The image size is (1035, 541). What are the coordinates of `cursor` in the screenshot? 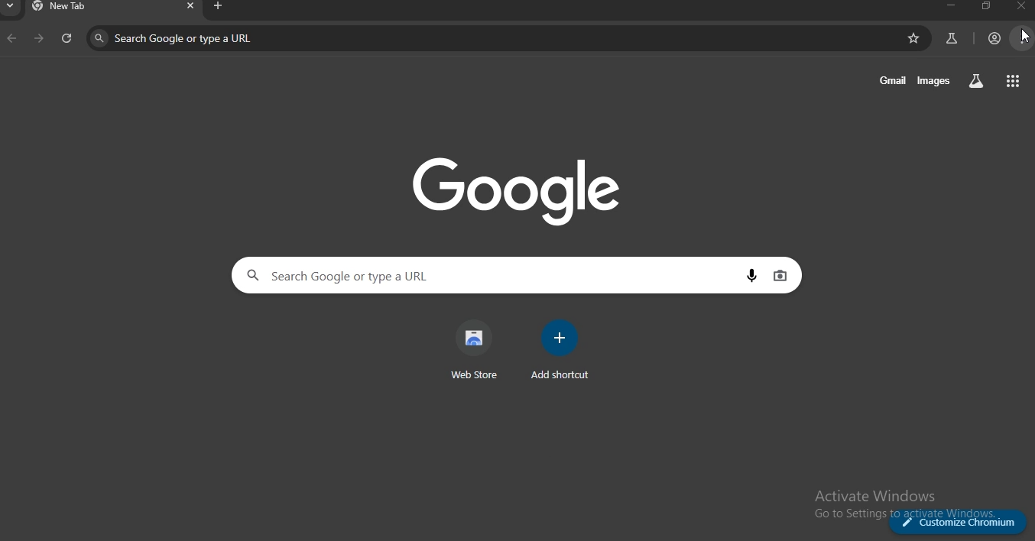 It's located at (1024, 37).